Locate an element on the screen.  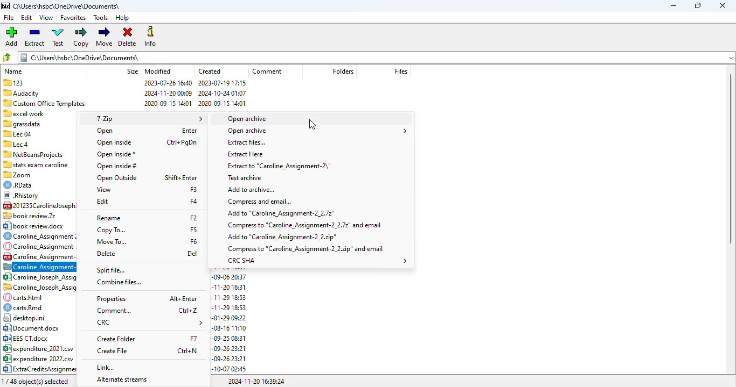
‘3 Custom Office Templates 2020-09-15 14:01 2020-09-15 14:01 is located at coordinates (124, 102).